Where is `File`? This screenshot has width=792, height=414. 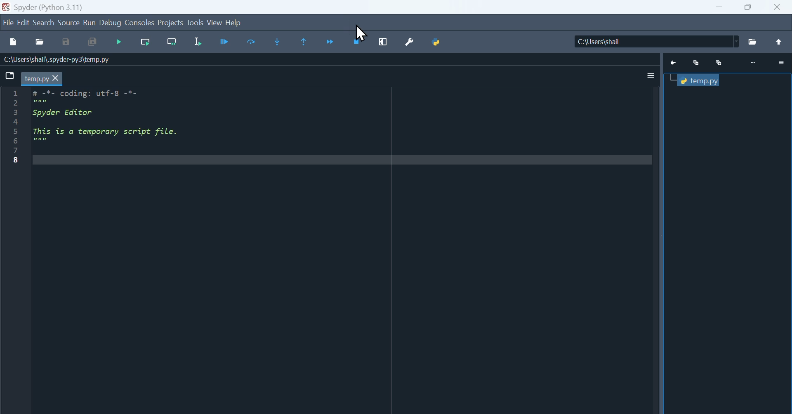 File is located at coordinates (753, 42).